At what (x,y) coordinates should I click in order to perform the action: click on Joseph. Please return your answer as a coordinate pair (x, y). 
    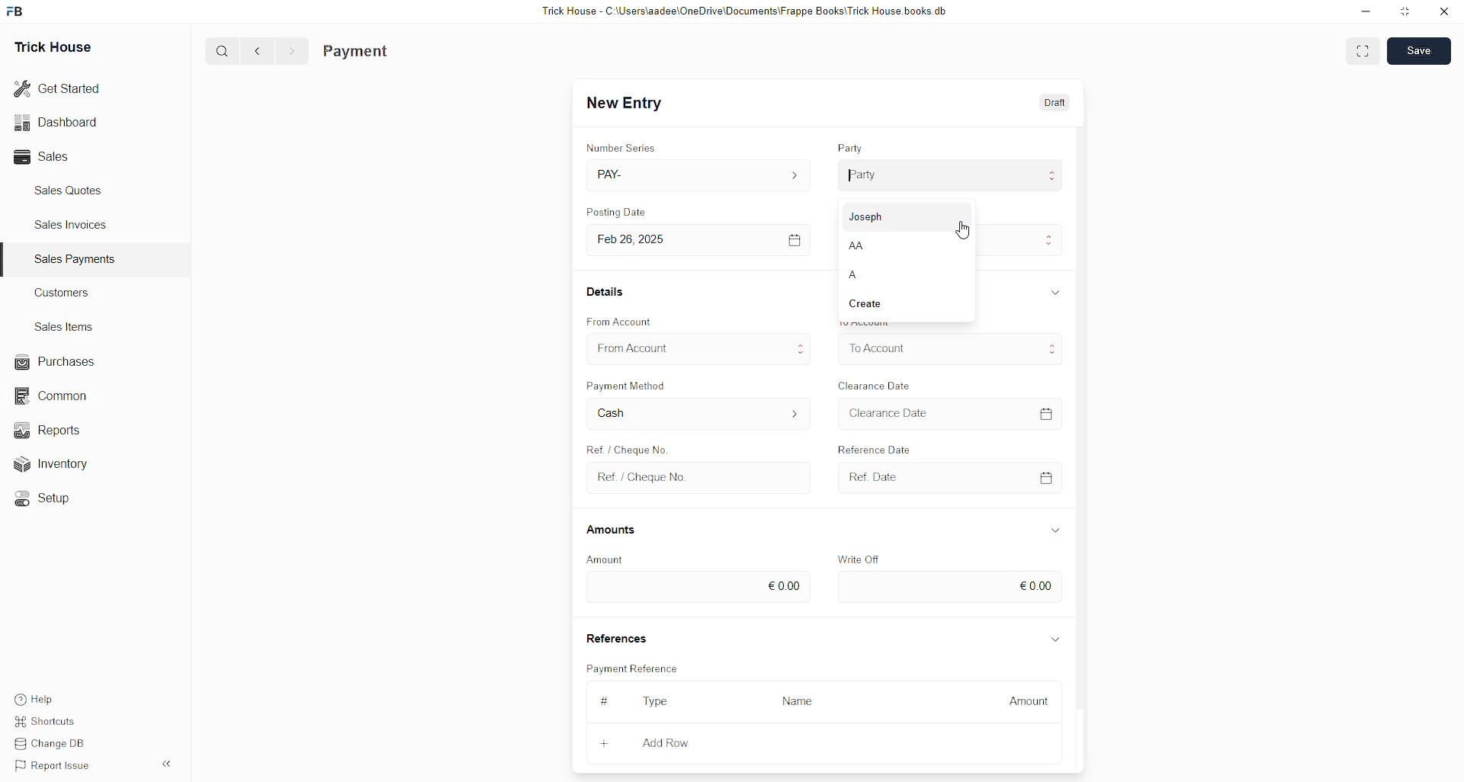
    Looking at the image, I should click on (904, 216).